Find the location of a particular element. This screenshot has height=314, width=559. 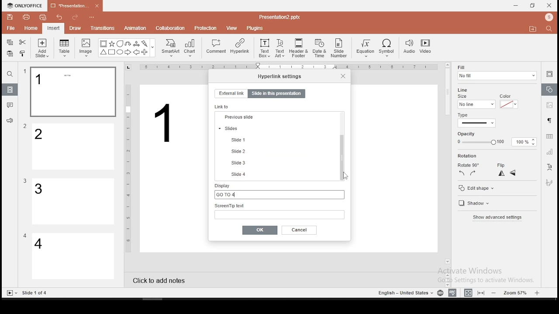

 is located at coordinates (153, 48).